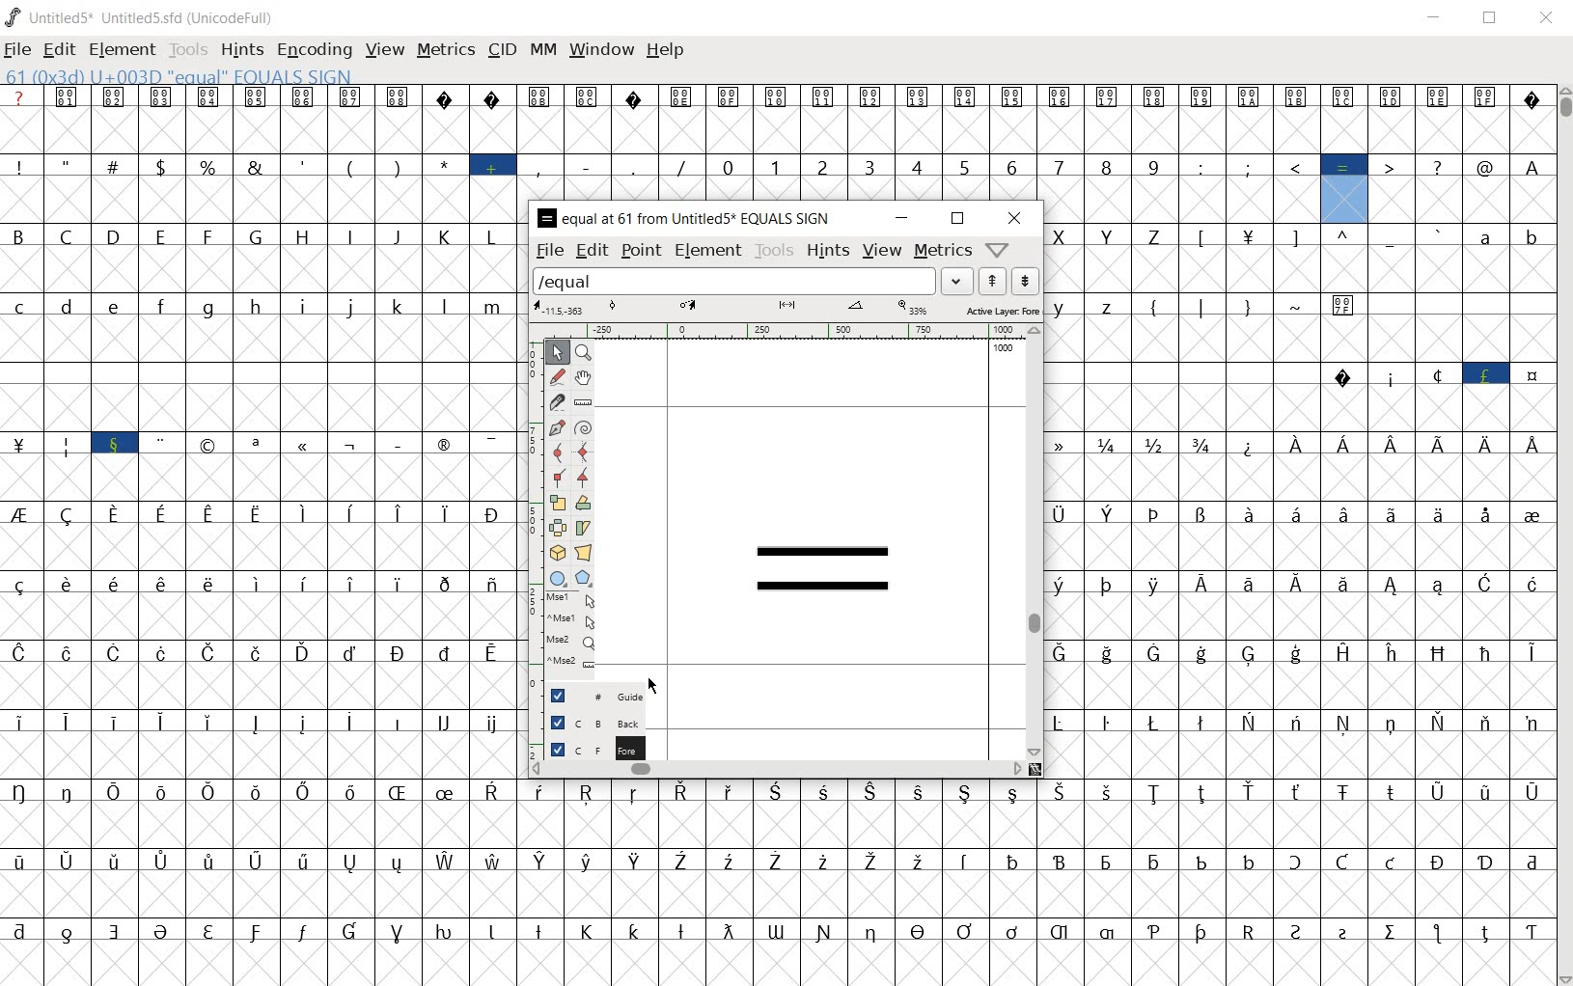  Describe the element at coordinates (261, 527) in the screenshot. I see `glyphs` at that location.